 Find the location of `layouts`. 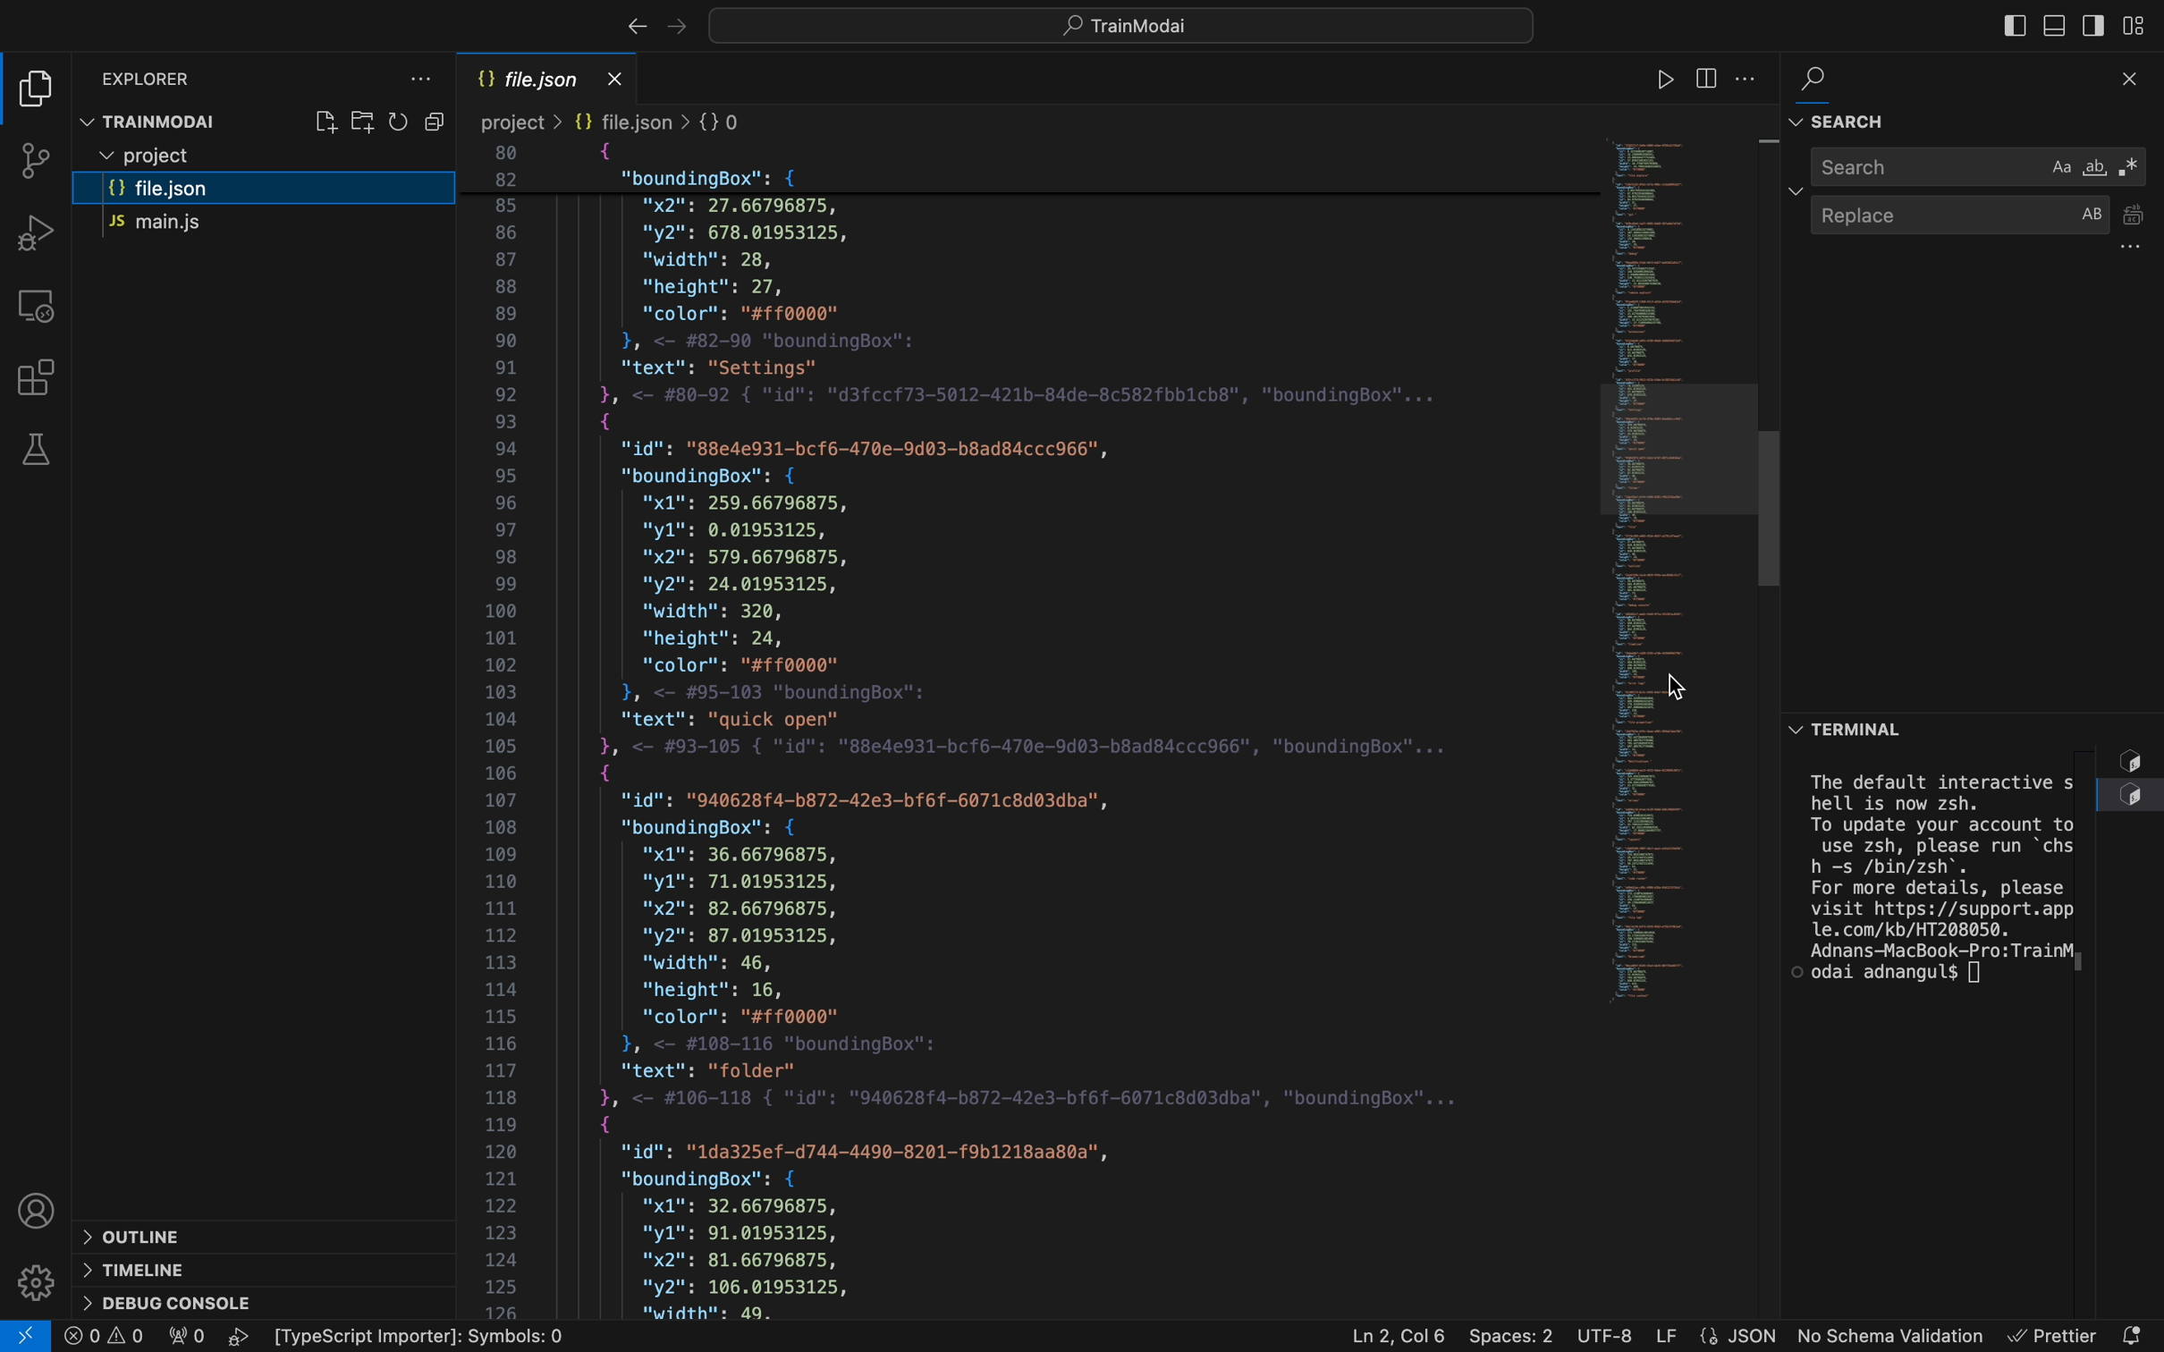

layouts is located at coordinates (2139, 23).